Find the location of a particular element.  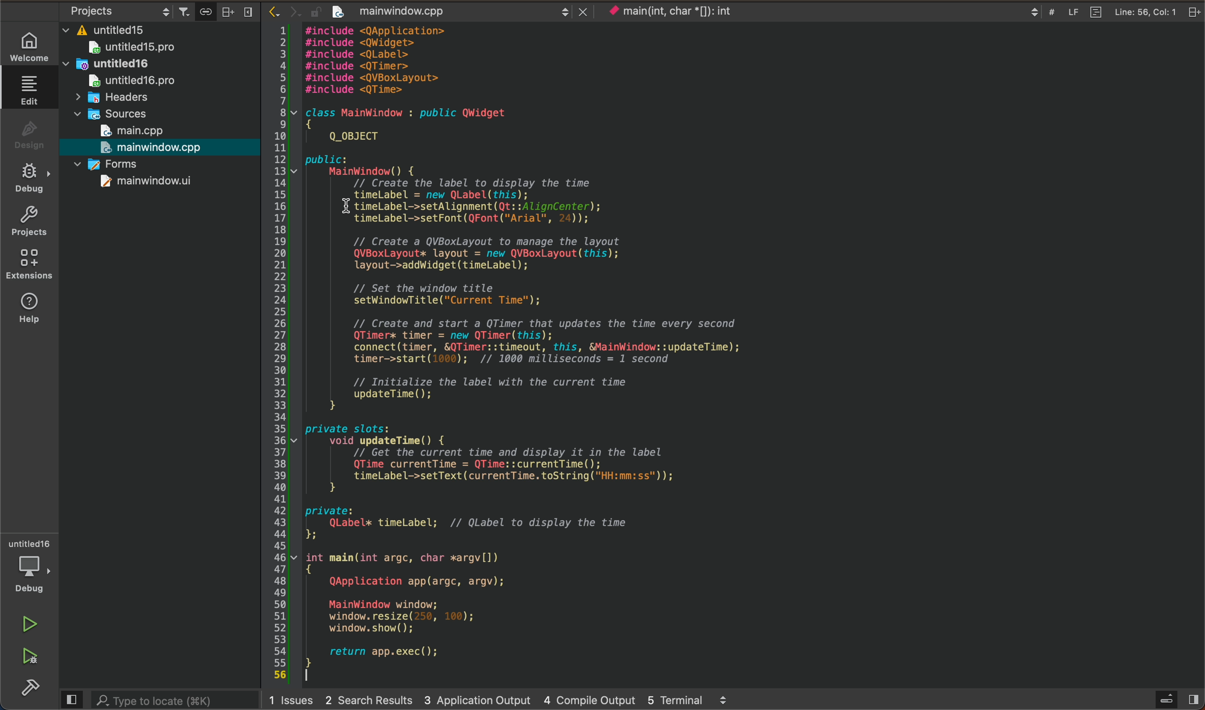

run and debug is located at coordinates (33, 658).